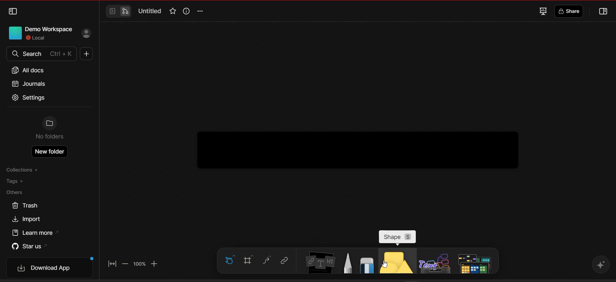 Image resolution: width=616 pixels, height=282 pixels. Describe the element at coordinates (570, 12) in the screenshot. I see `share` at that location.